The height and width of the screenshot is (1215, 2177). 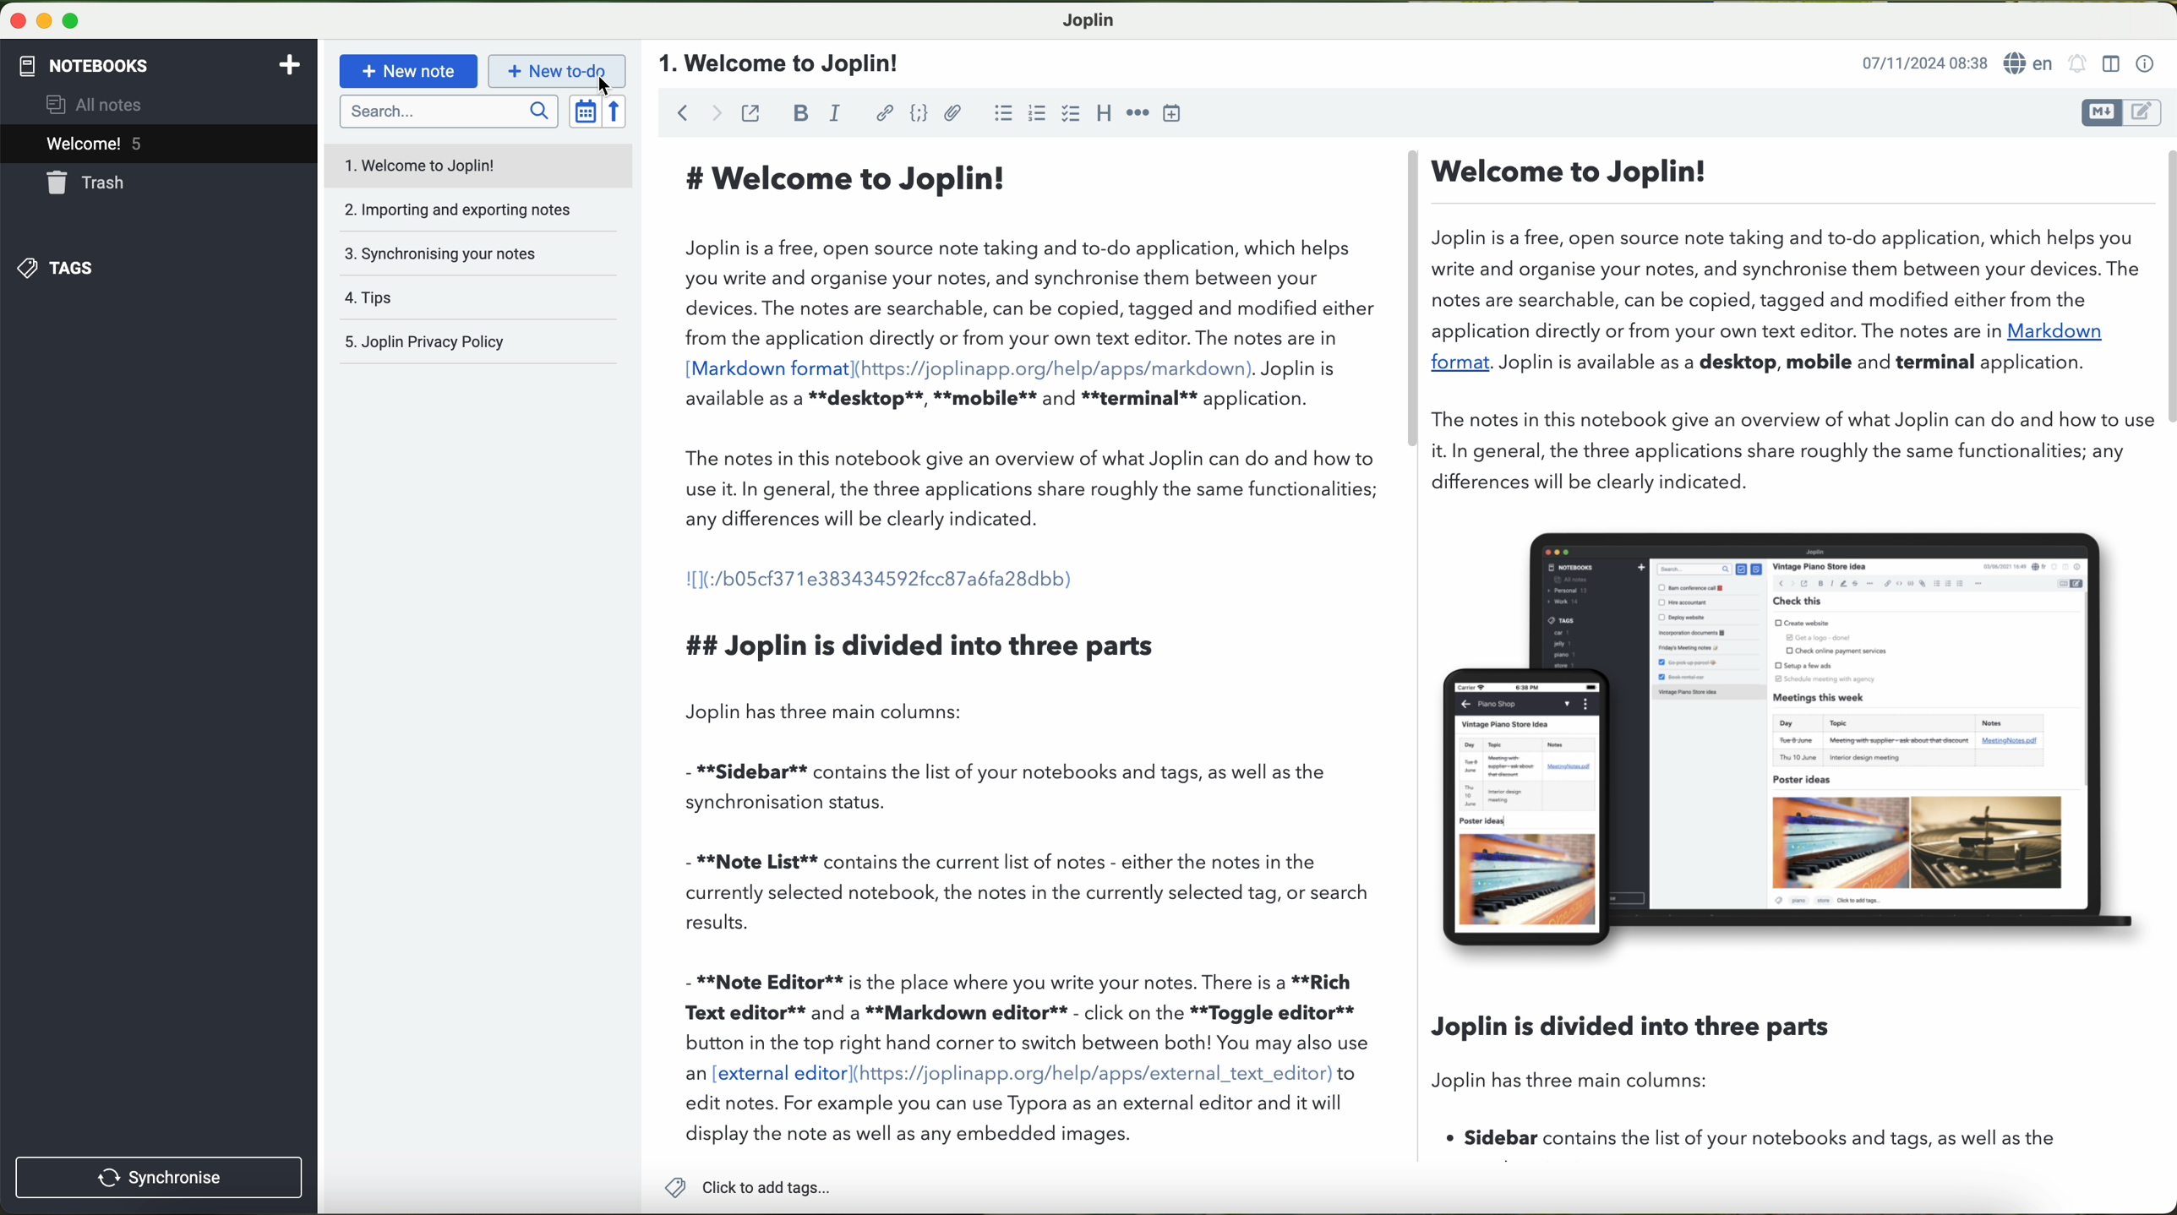 What do you see at coordinates (409, 71) in the screenshot?
I see `new note button` at bounding box center [409, 71].